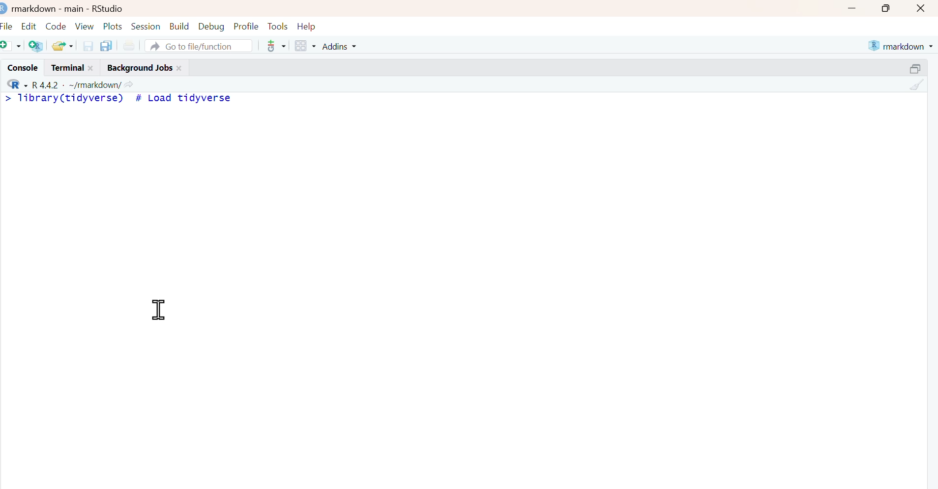 The width and height of the screenshot is (938, 489). I want to click on Print current file, so click(129, 45).